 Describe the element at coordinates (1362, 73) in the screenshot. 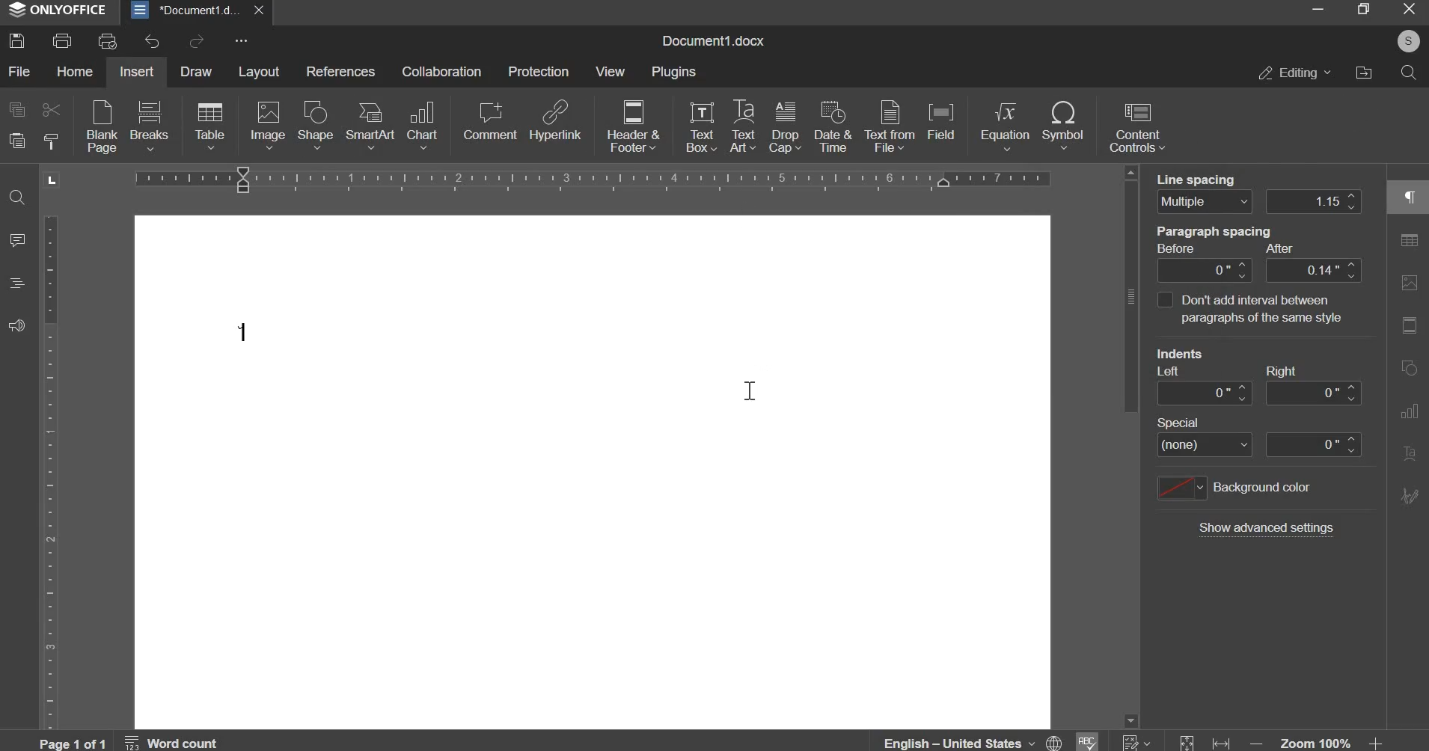

I see `file location` at that location.